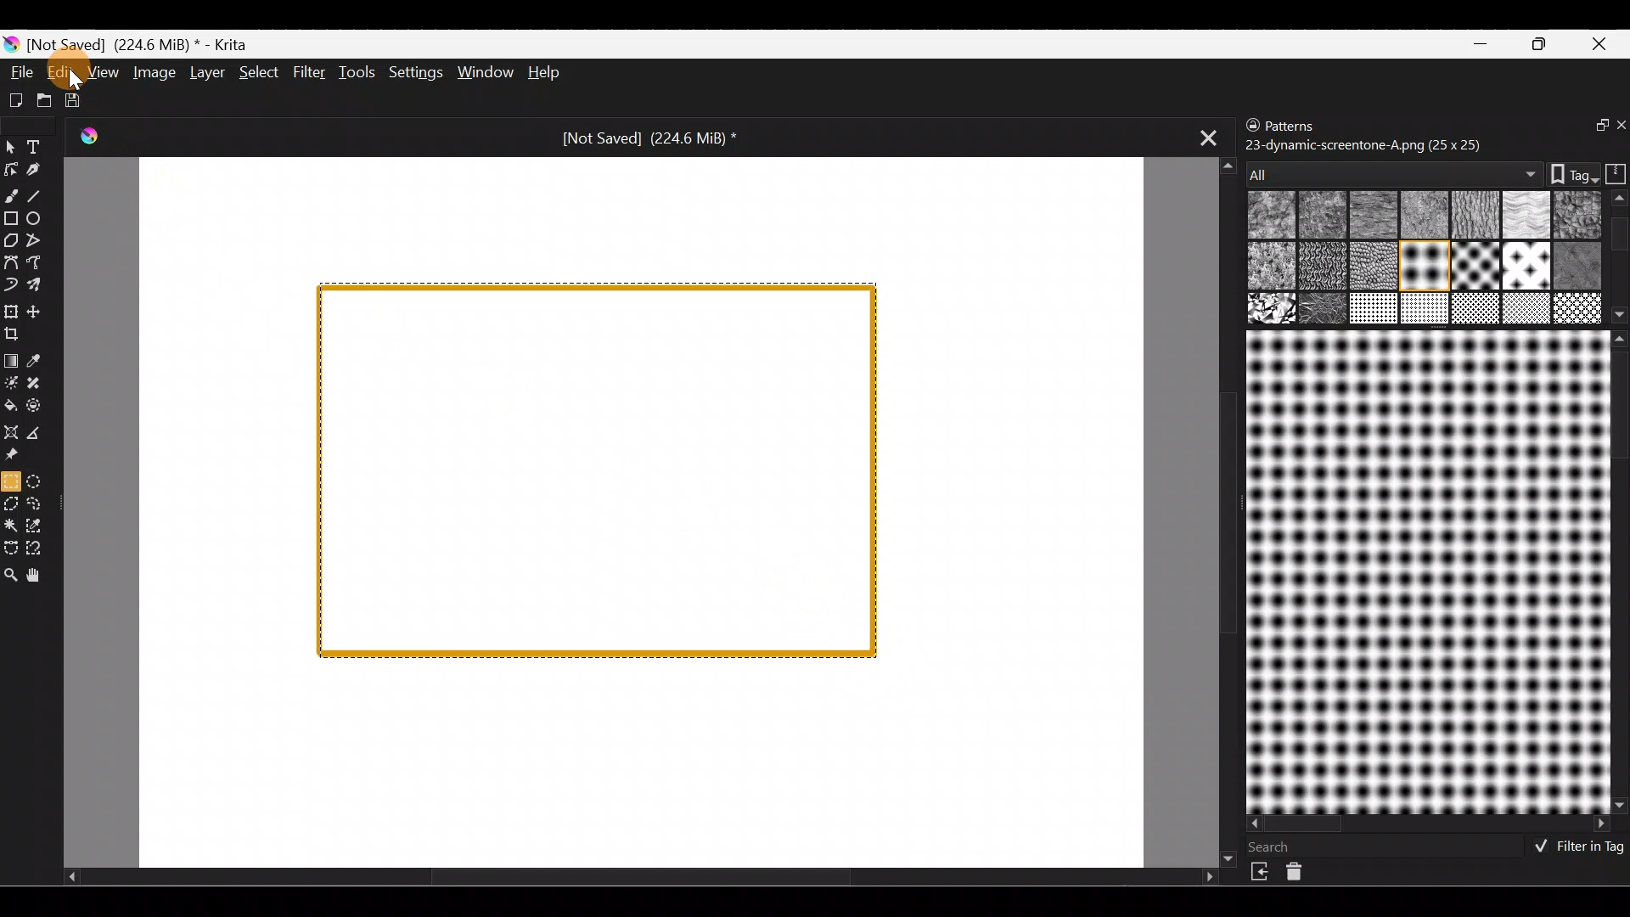 This screenshot has height=917, width=1630. I want to click on Open existing document, so click(42, 98).